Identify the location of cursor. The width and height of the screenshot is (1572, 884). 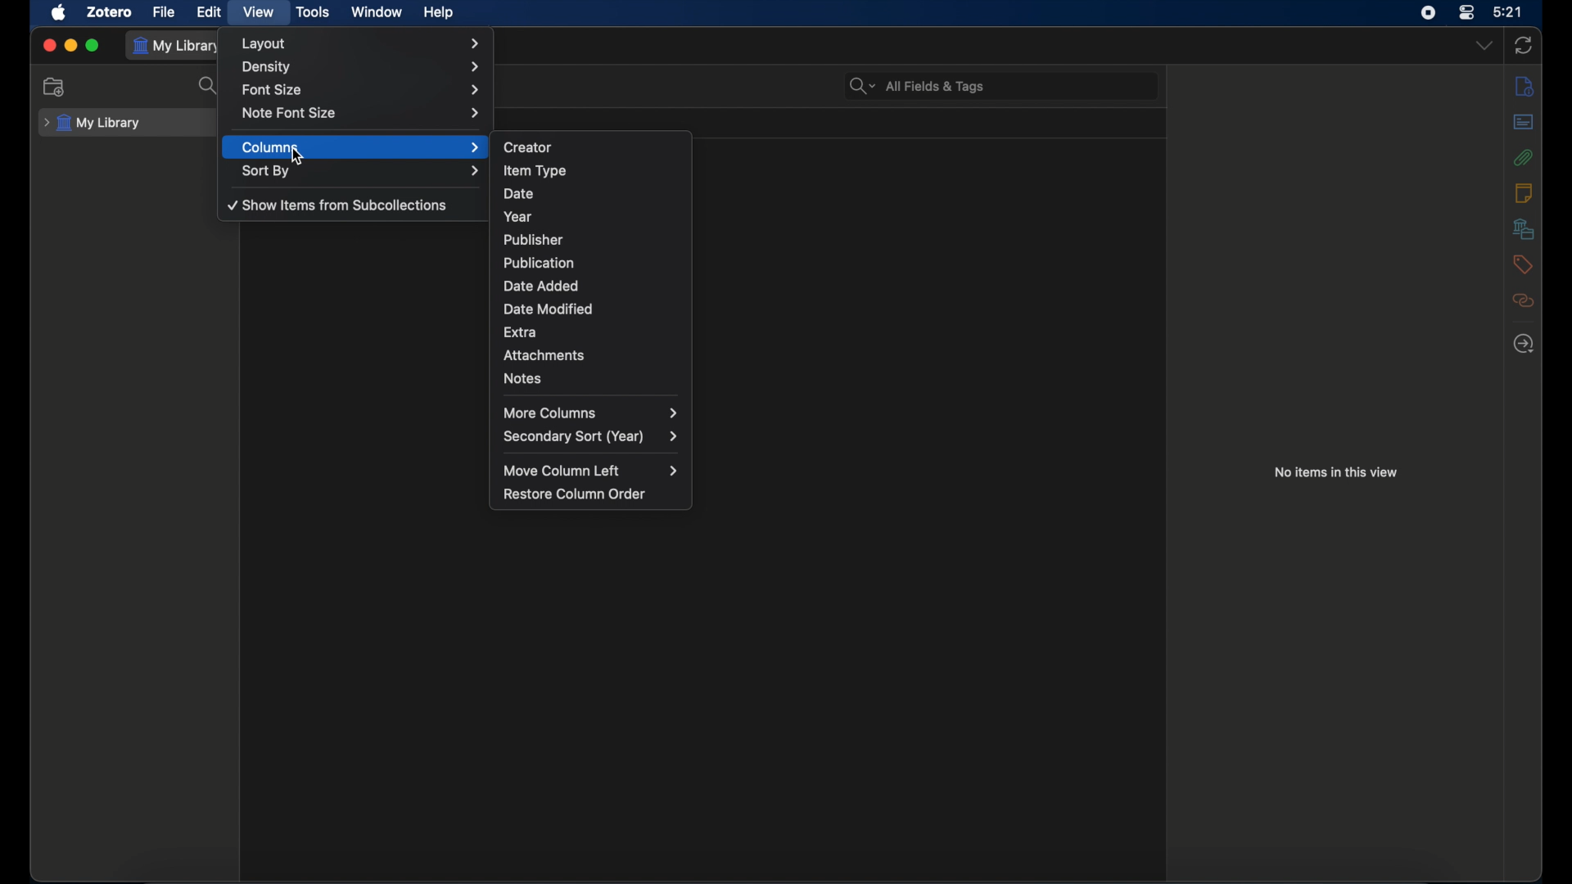
(299, 157).